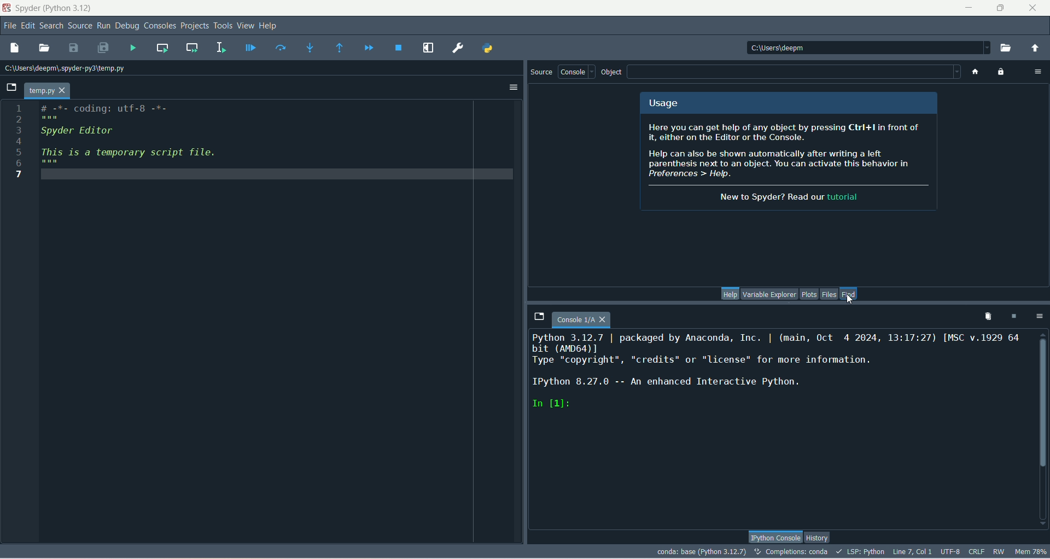  I want to click on history, so click(816, 538).